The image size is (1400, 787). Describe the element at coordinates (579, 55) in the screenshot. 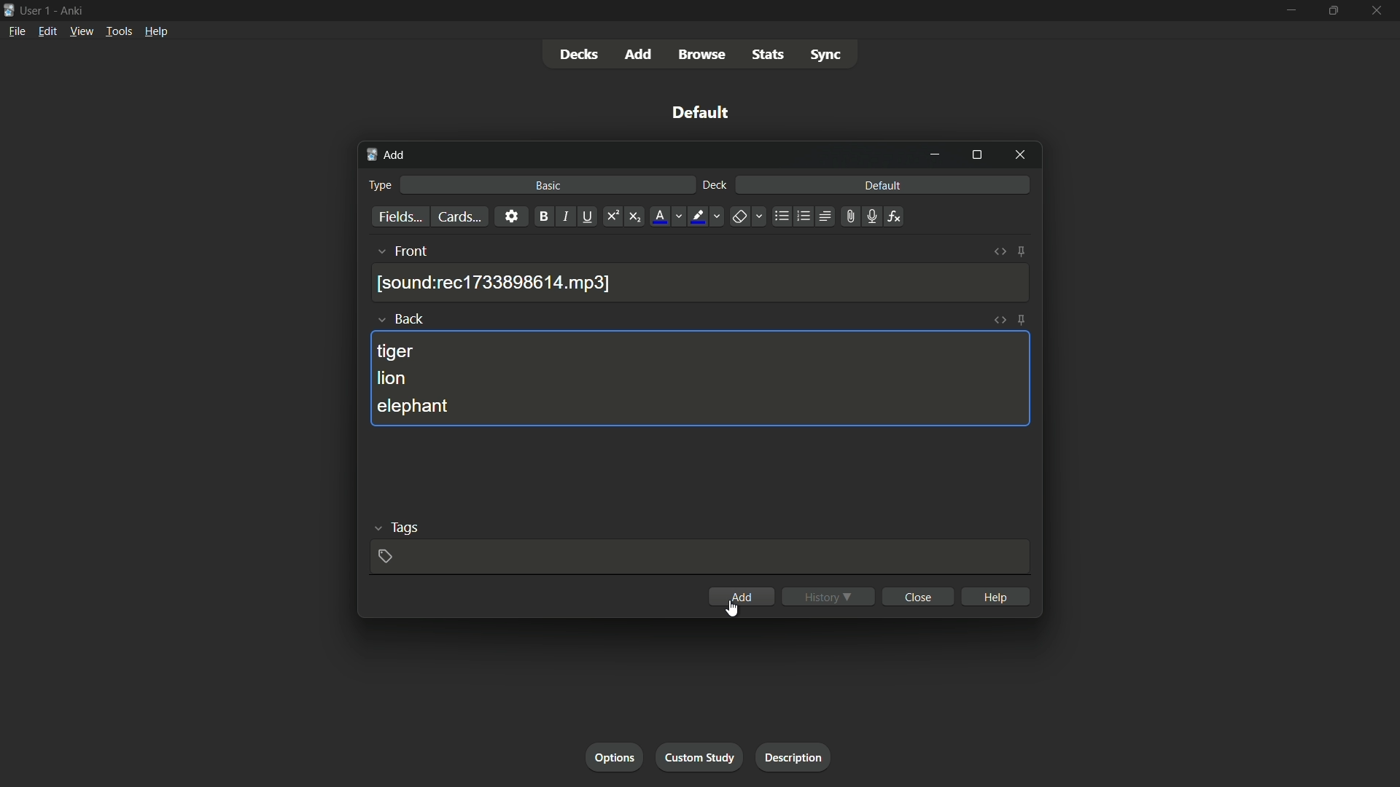

I see `decks` at that location.